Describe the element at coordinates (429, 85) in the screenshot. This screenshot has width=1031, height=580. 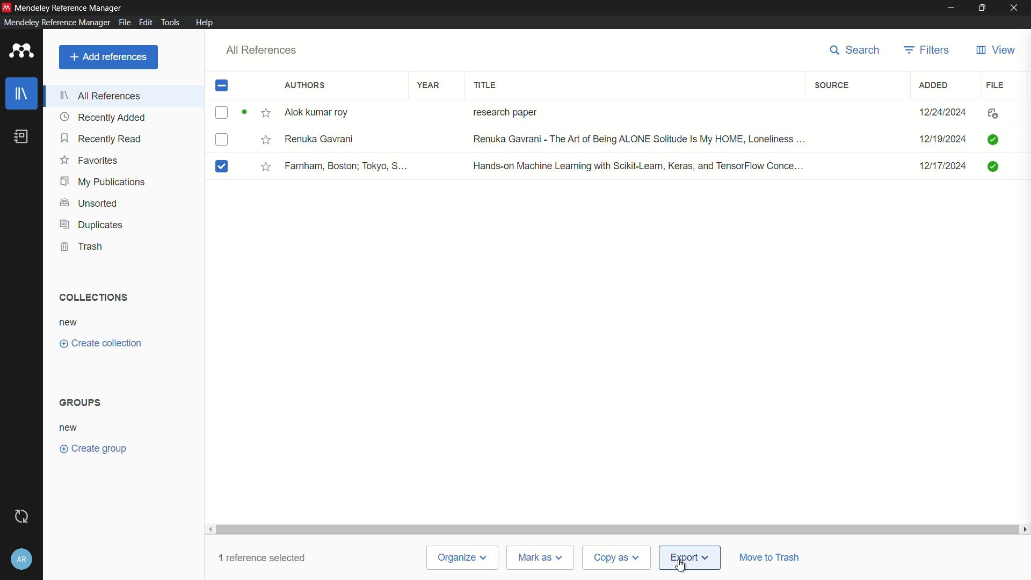
I see `year` at that location.